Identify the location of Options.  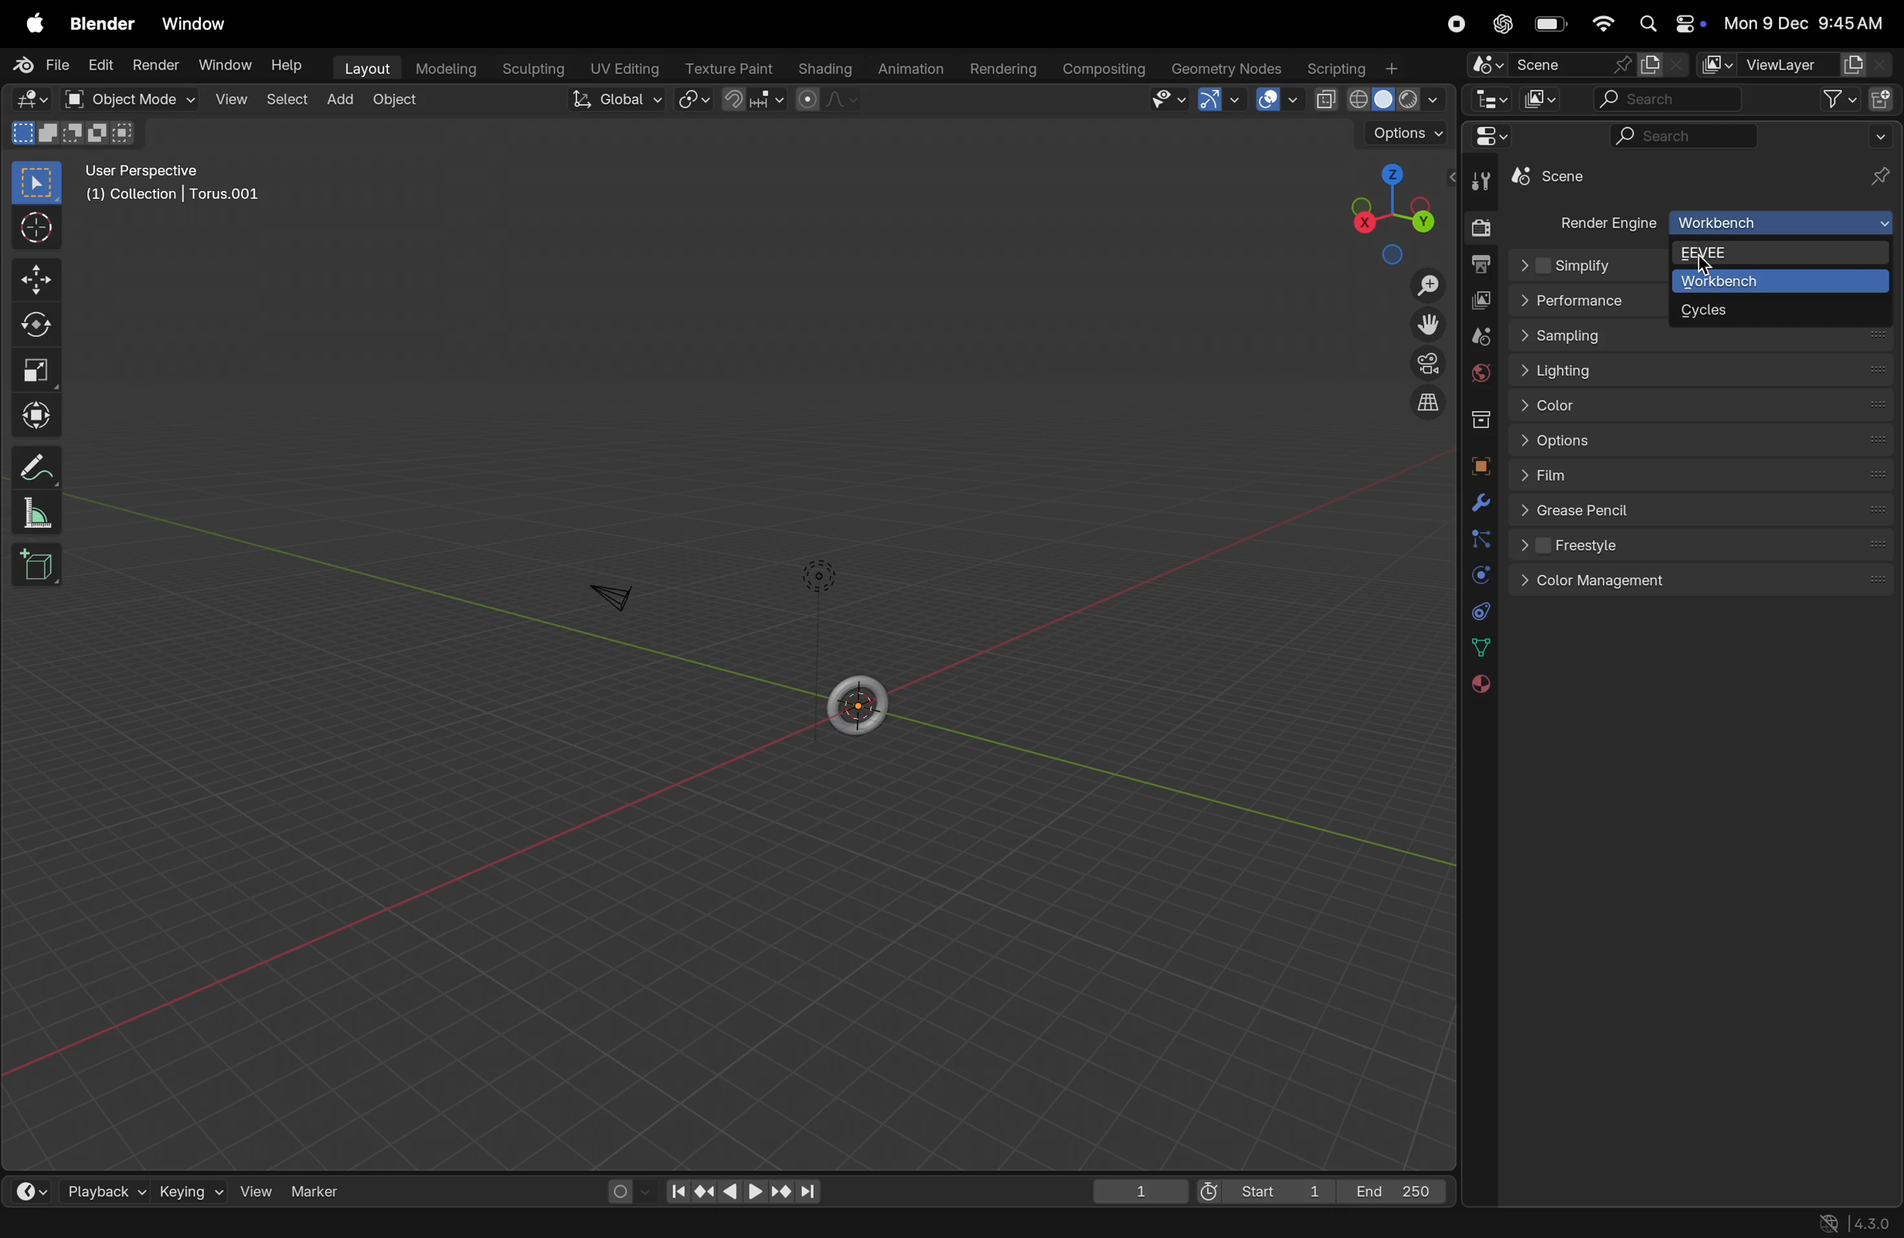
(1401, 133).